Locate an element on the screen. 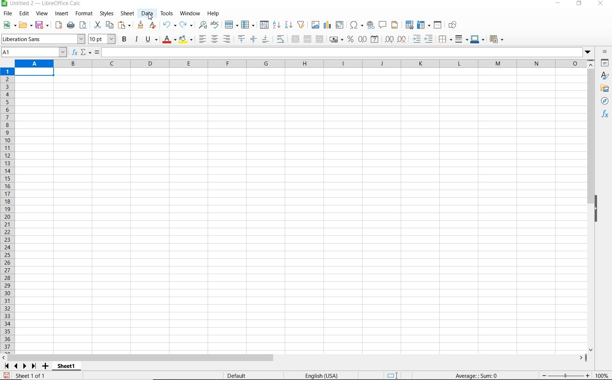 This screenshot has width=612, height=380. functions is located at coordinates (605, 114).